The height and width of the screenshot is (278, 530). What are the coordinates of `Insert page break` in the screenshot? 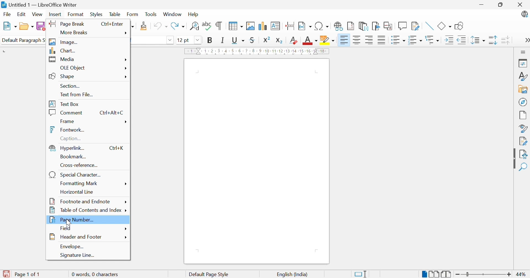 It's located at (290, 25).